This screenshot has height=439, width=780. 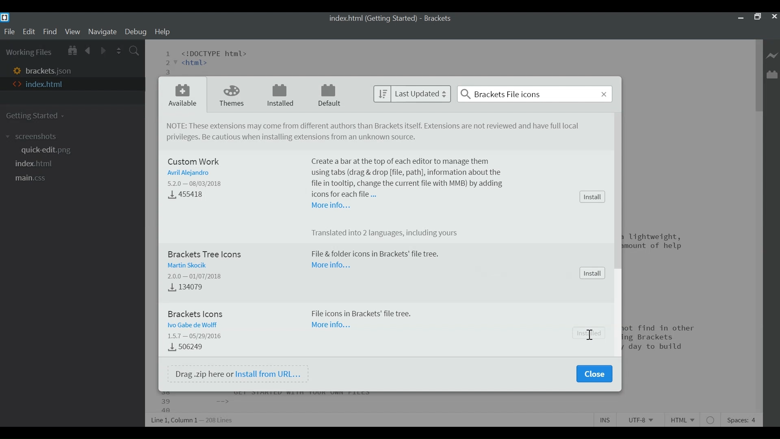 I want to click on Live Preview, so click(x=771, y=54).